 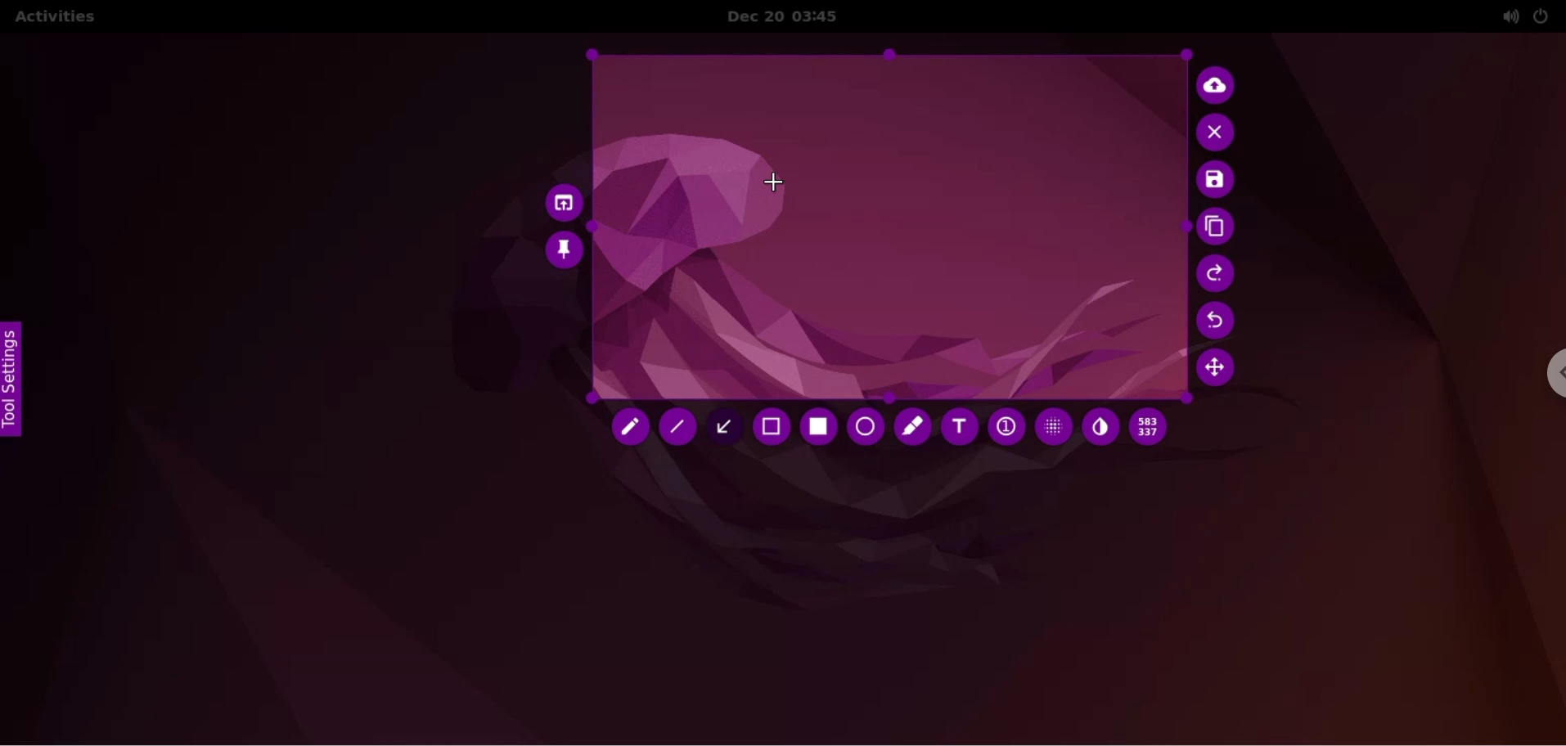 What do you see at coordinates (1049, 426) in the screenshot?
I see `pixellate tool` at bounding box center [1049, 426].